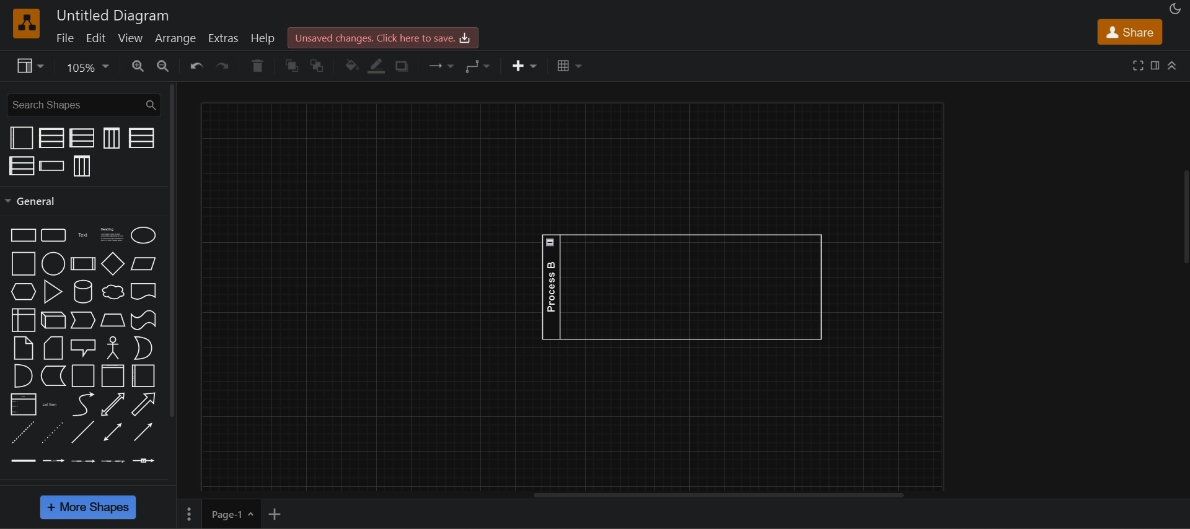 The width and height of the screenshot is (1190, 529). What do you see at coordinates (443, 66) in the screenshot?
I see `connection` at bounding box center [443, 66].